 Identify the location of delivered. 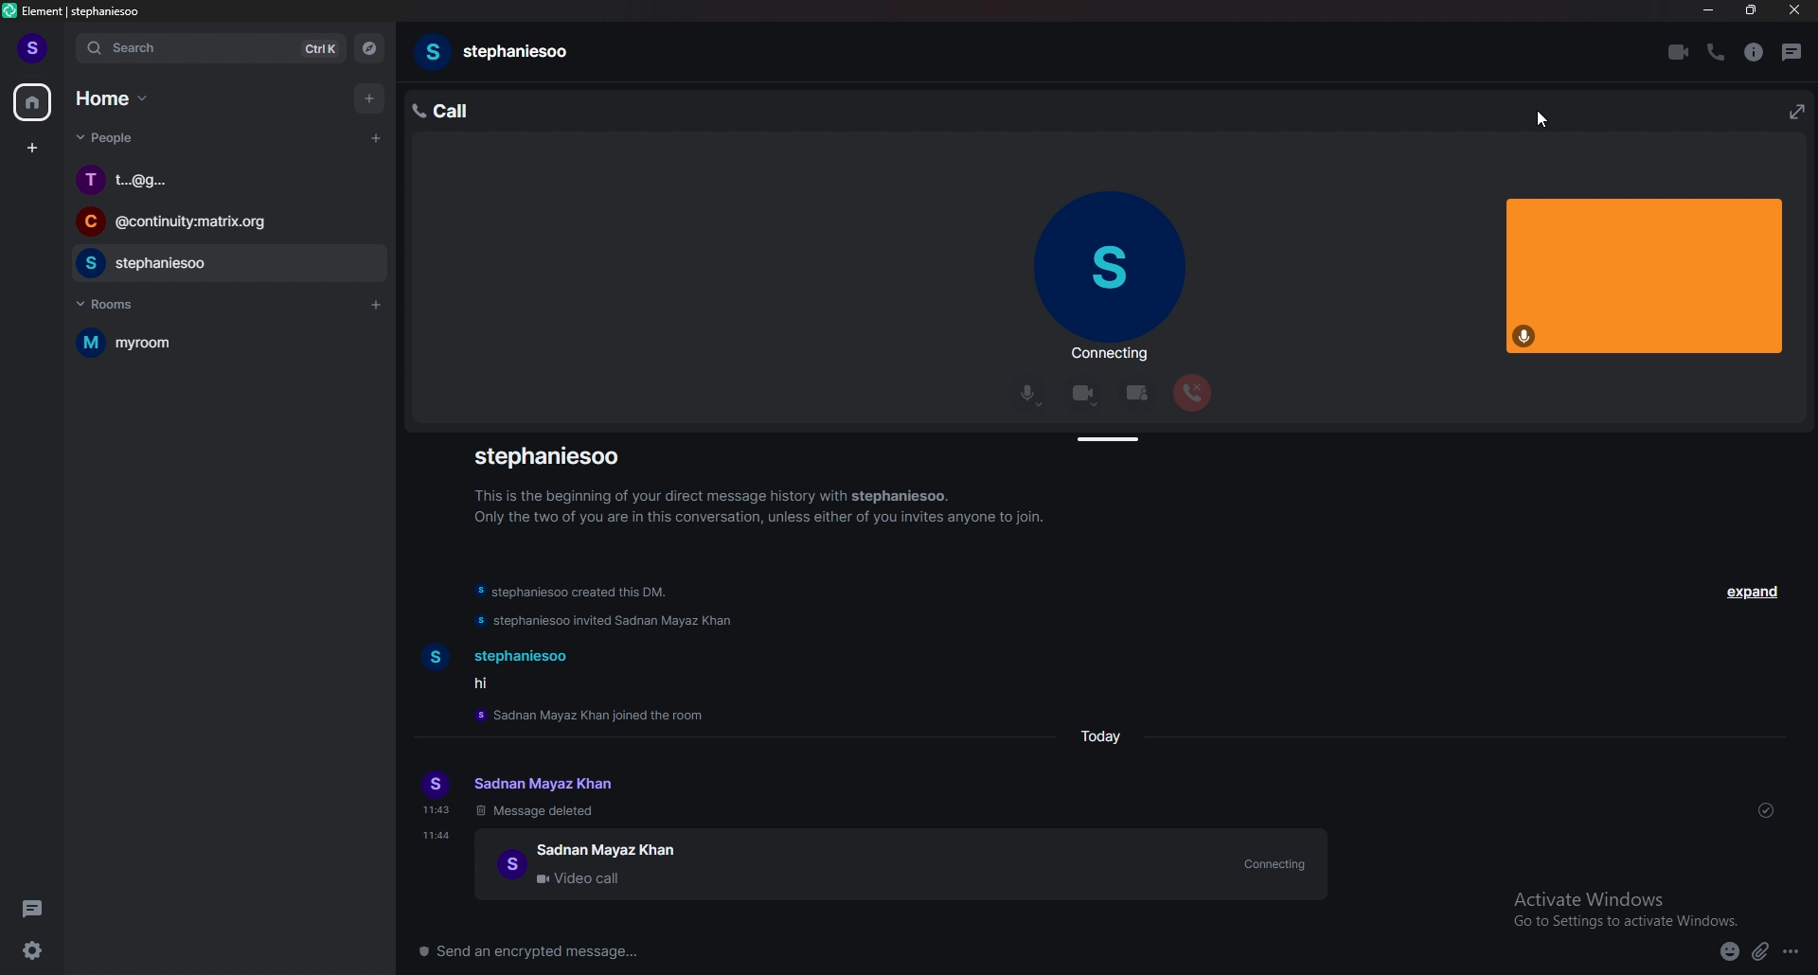
(1777, 895).